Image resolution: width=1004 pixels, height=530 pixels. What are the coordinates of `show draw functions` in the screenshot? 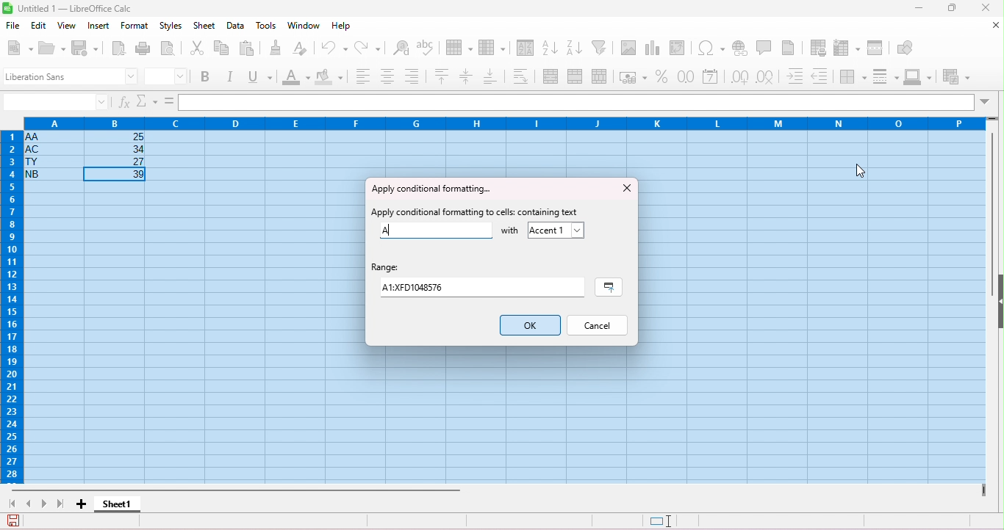 It's located at (906, 46).